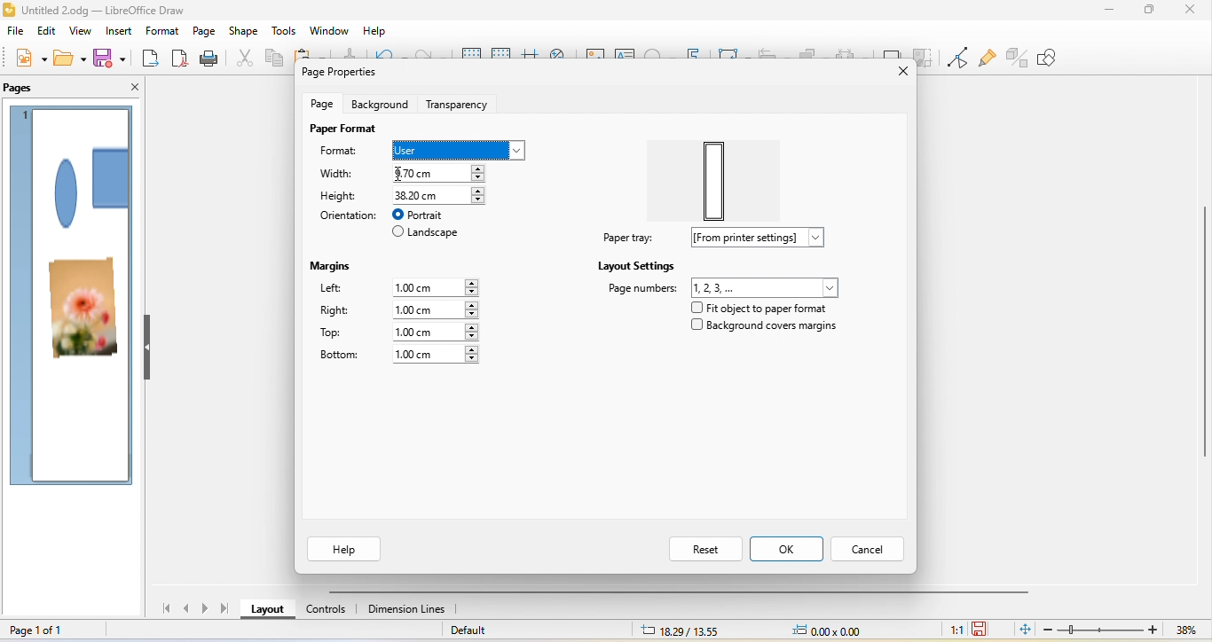 Image resolution: width=1212 pixels, height=642 pixels. Describe the element at coordinates (120, 33) in the screenshot. I see `insert` at that location.